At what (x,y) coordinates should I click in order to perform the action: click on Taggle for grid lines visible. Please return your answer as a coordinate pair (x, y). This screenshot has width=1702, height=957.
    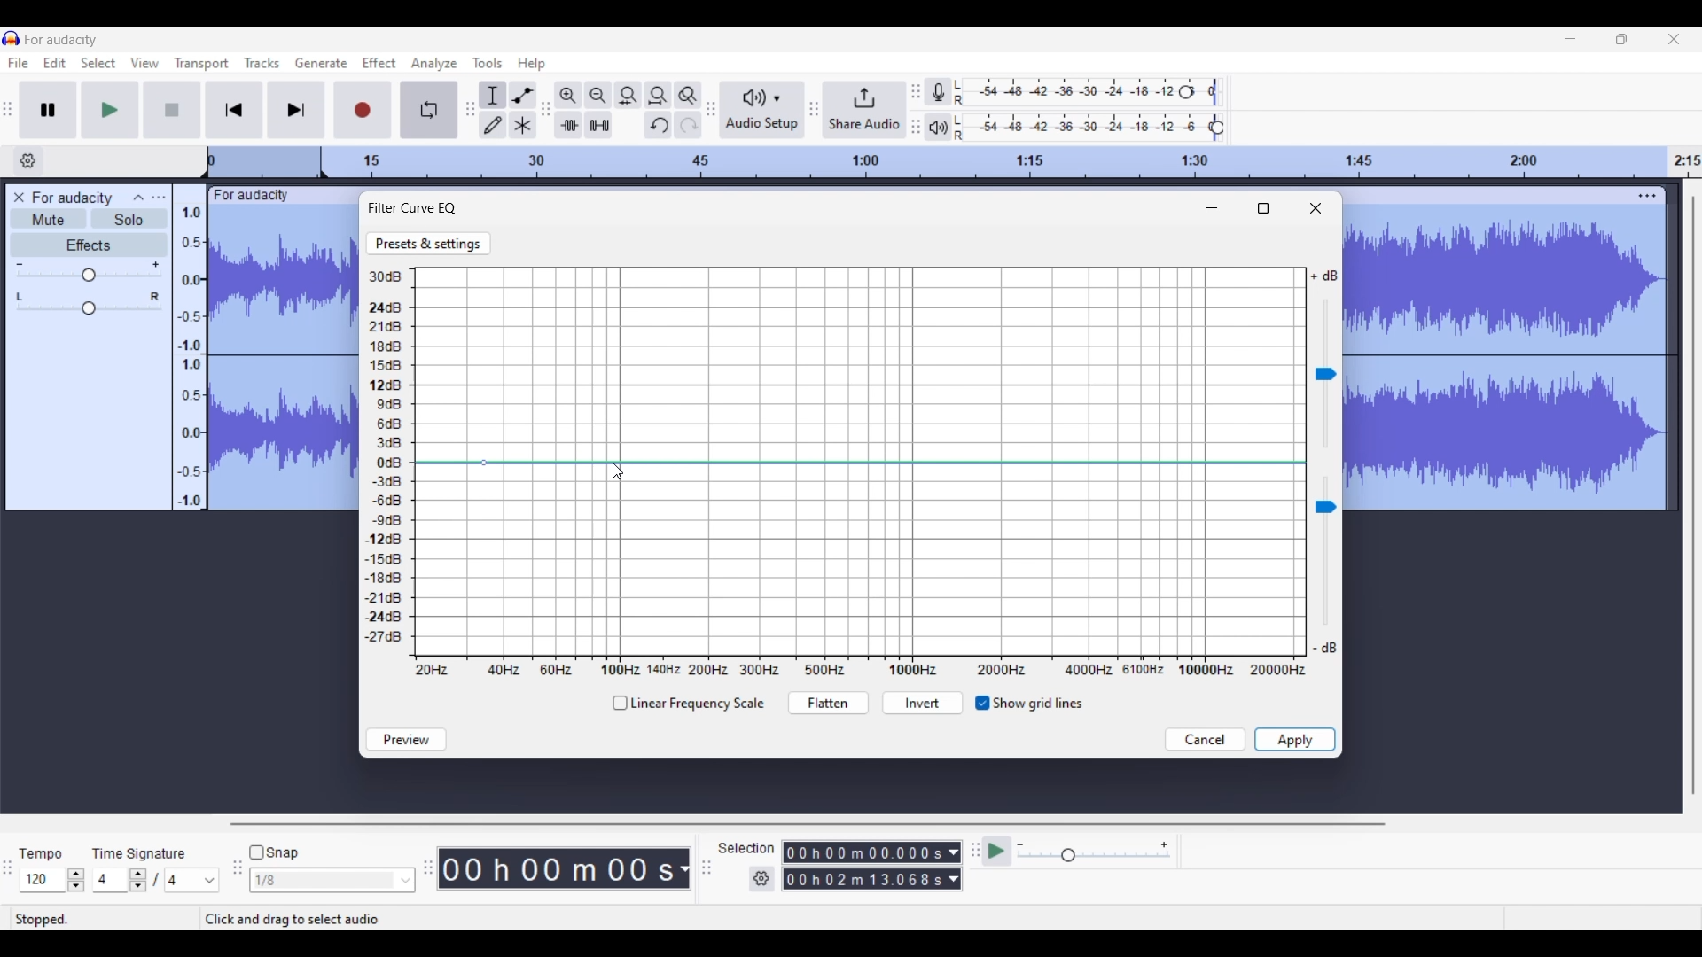
    Looking at the image, I should click on (1029, 704).